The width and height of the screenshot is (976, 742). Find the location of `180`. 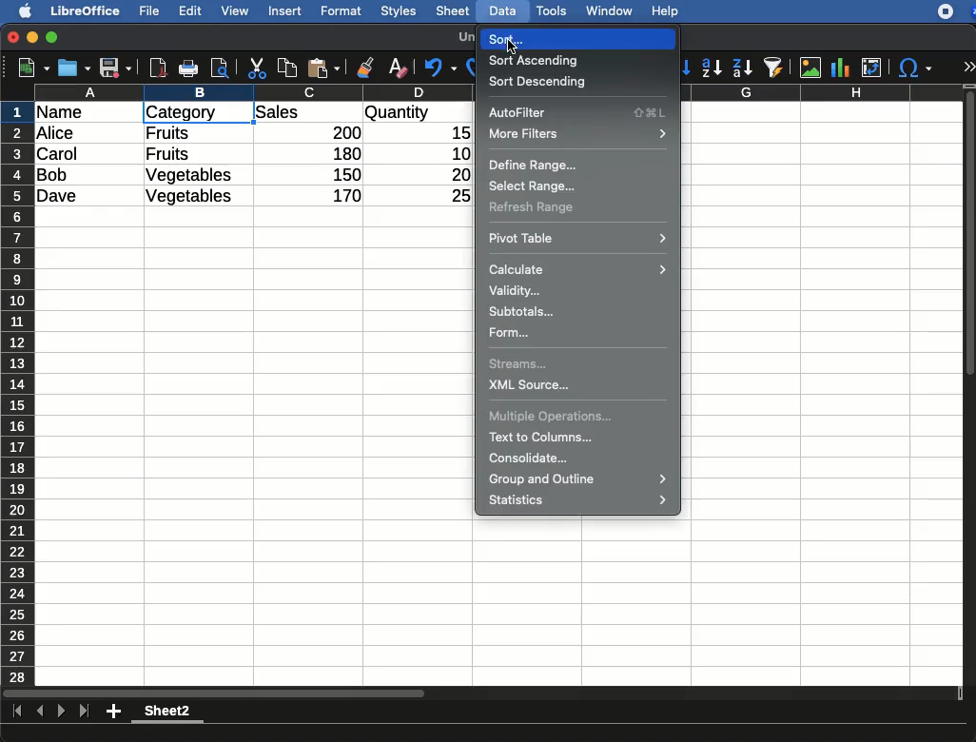

180 is located at coordinates (340, 154).